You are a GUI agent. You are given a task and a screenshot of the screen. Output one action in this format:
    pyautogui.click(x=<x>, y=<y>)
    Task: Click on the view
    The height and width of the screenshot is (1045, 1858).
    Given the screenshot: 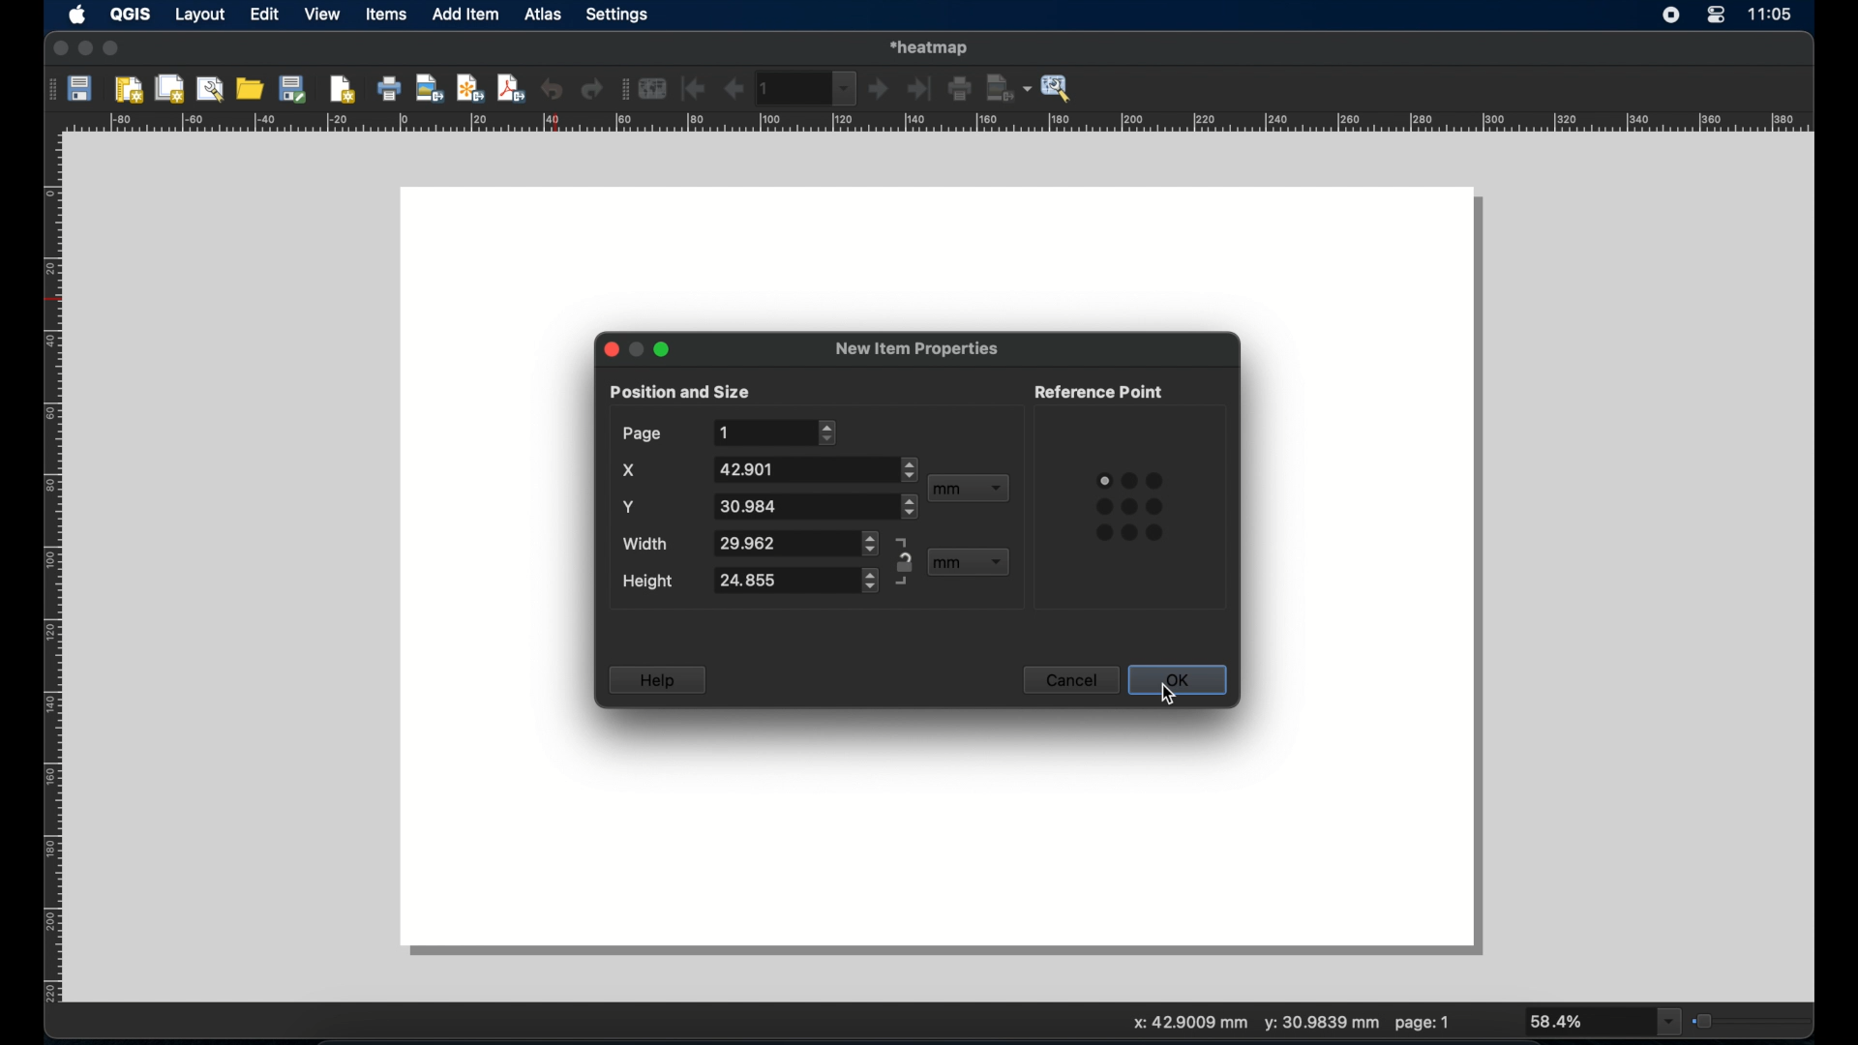 What is the action you would take?
    pyautogui.click(x=321, y=15)
    